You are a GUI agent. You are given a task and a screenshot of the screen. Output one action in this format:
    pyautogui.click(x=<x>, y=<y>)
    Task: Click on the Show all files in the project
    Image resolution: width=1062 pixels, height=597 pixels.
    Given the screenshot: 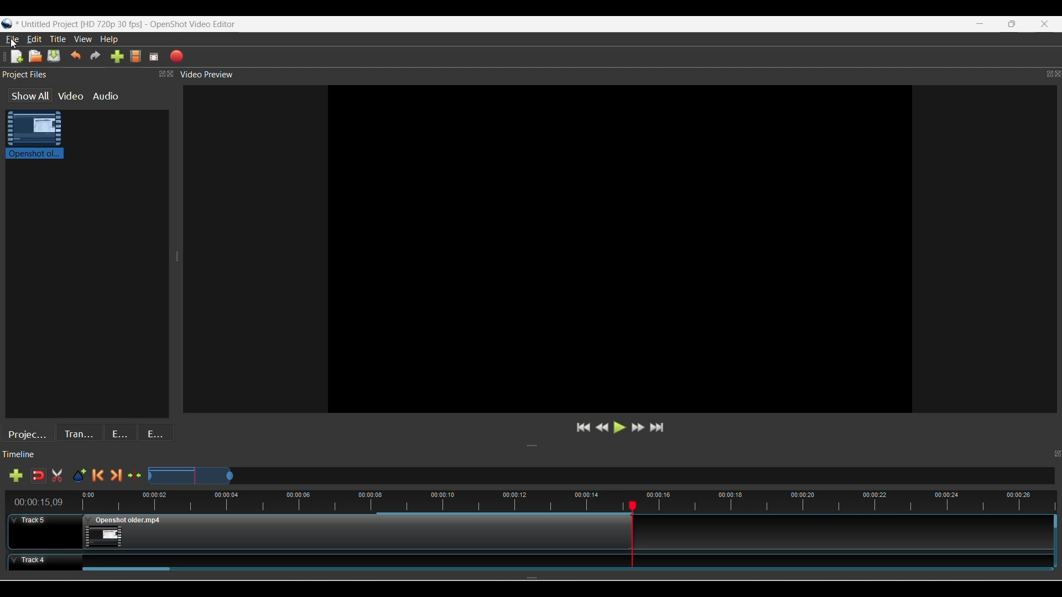 What is the action you would take?
    pyautogui.click(x=30, y=95)
    